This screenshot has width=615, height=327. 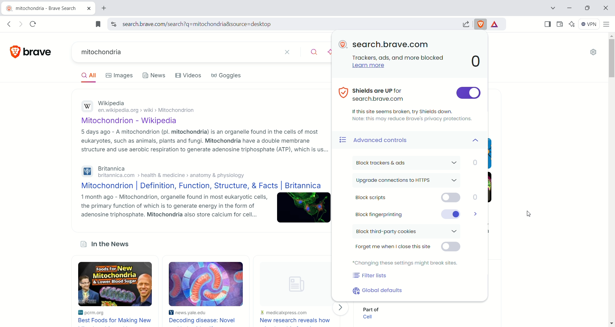 I want to click on Image, so click(x=206, y=284).